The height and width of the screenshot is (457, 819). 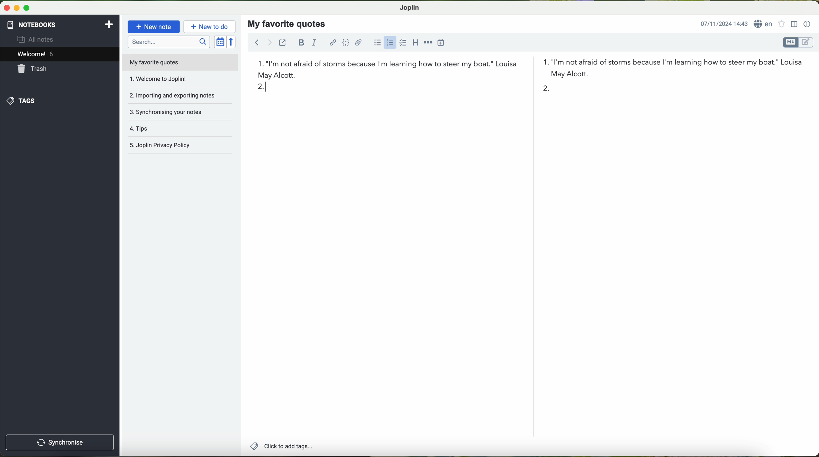 I want to click on checkbox, so click(x=403, y=43).